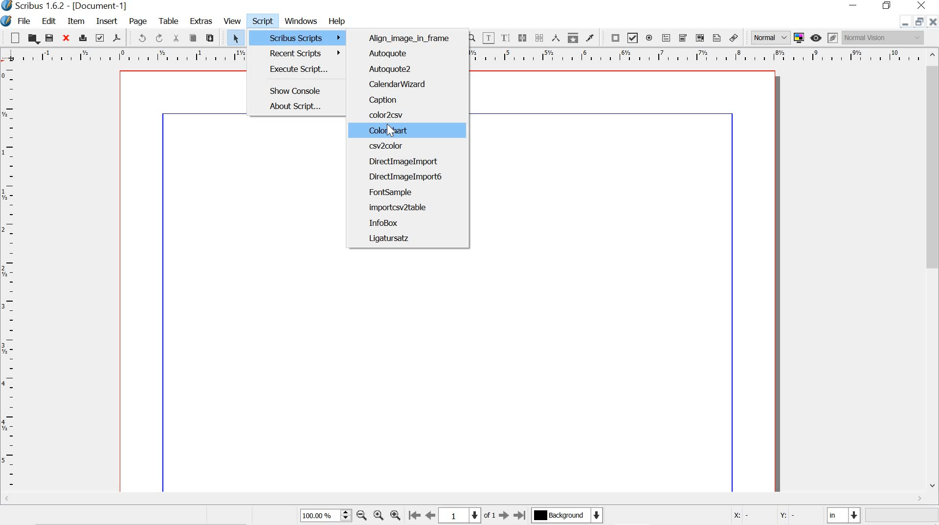 Image resolution: width=939 pixels, height=525 pixels. Describe the element at coordinates (301, 21) in the screenshot. I see `windows` at that location.